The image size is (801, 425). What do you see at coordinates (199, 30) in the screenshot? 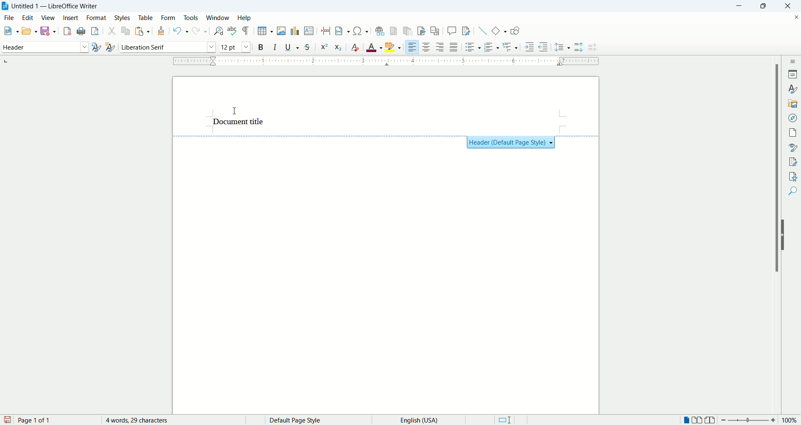
I see `redo` at bounding box center [199, 30].